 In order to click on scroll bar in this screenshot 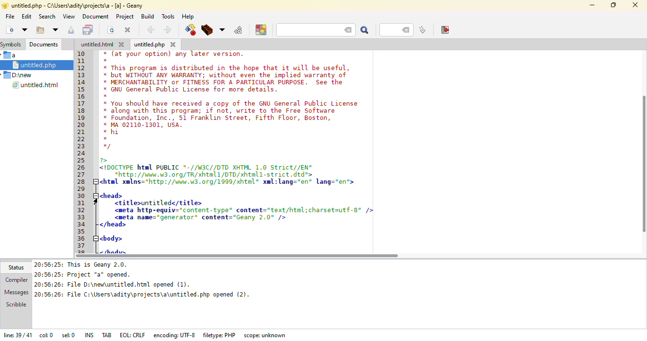, I will do `click(239, 256)`.